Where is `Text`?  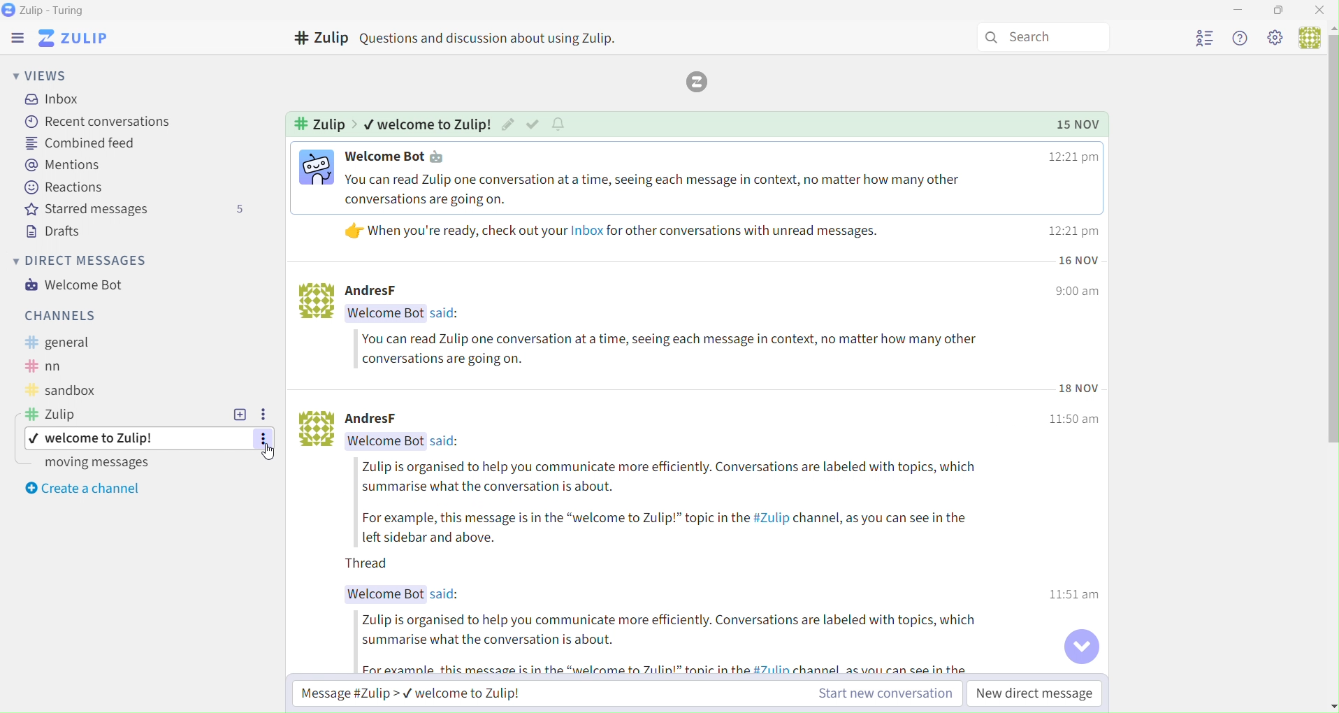 Text is located at coordinates (386, 419).